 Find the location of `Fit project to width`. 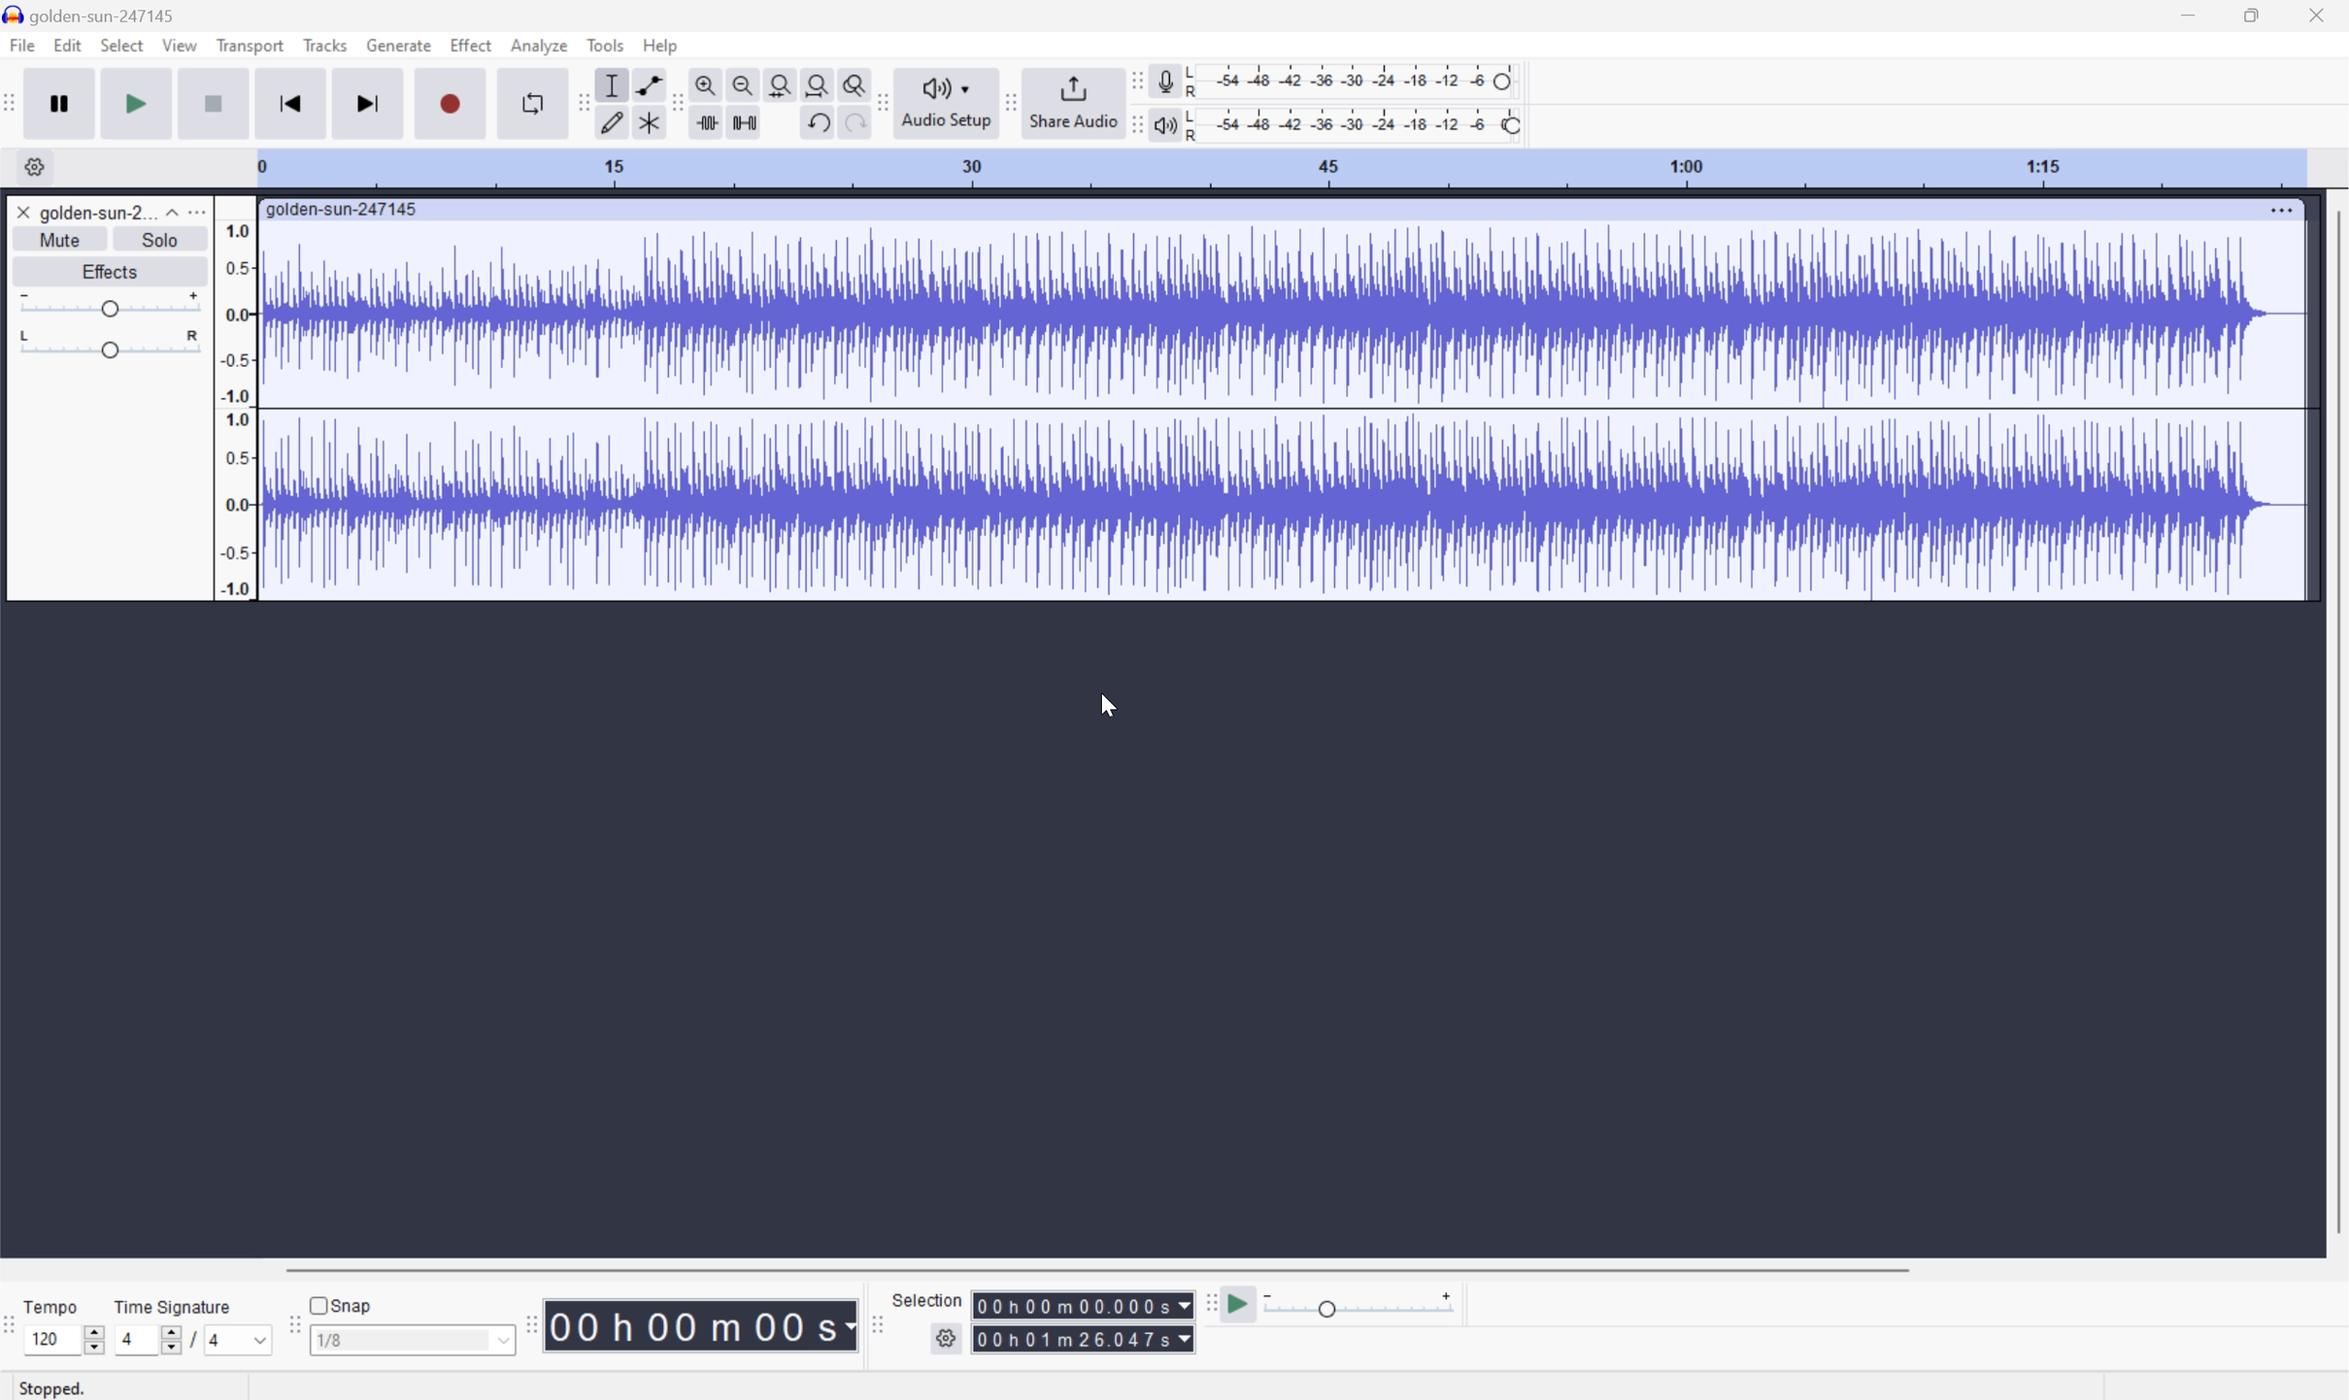

Fit project to width is located at coordinates (818, 85).